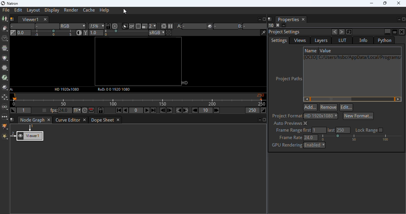  What do you see at coordinates (26, 4) in the screenshot?
I see `title` at bounding box center [26, 4].